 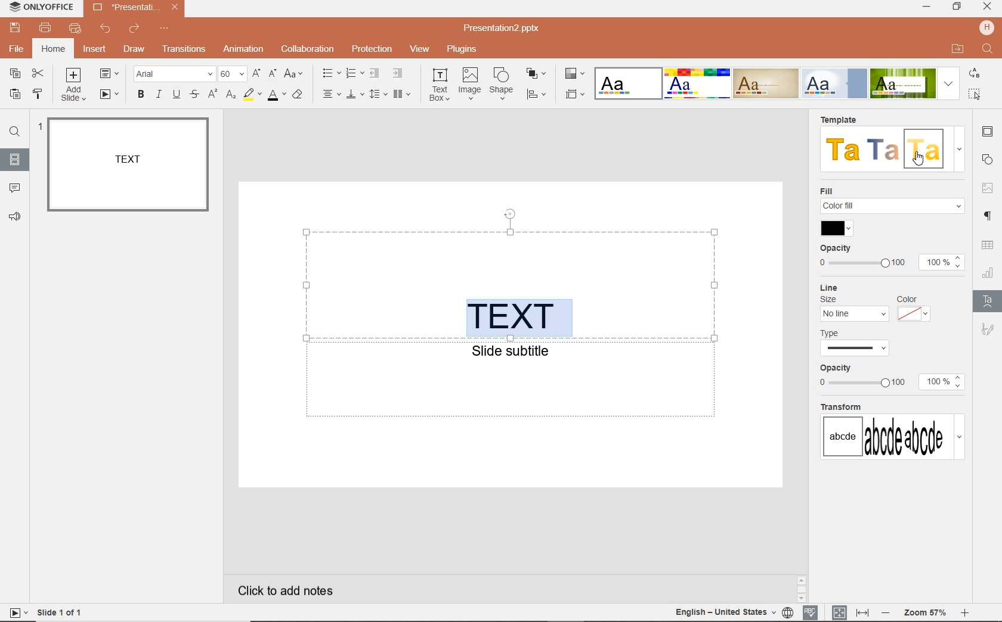 What do you see at coordinates (723, 613) in the screenshot?
I see `english united states` at bounding box center [723, 613].